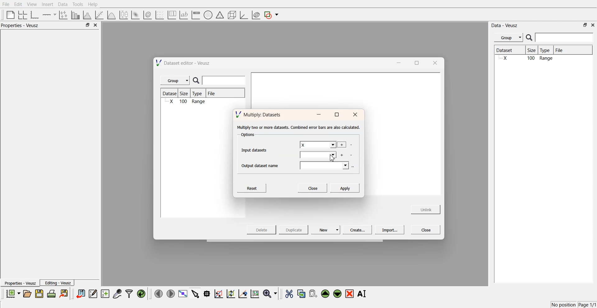 The width and height of the screenshot is (597, 308). I want to click on plot a 2d datasets as image, so click(135, 15).